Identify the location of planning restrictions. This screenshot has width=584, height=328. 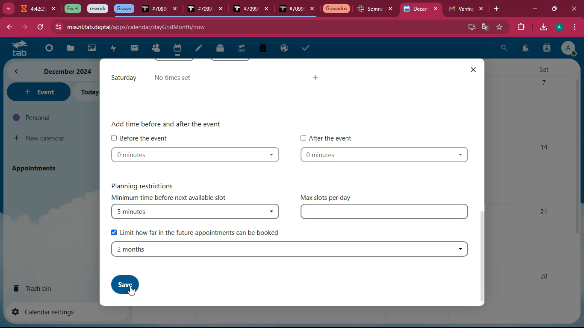
(147, 185).